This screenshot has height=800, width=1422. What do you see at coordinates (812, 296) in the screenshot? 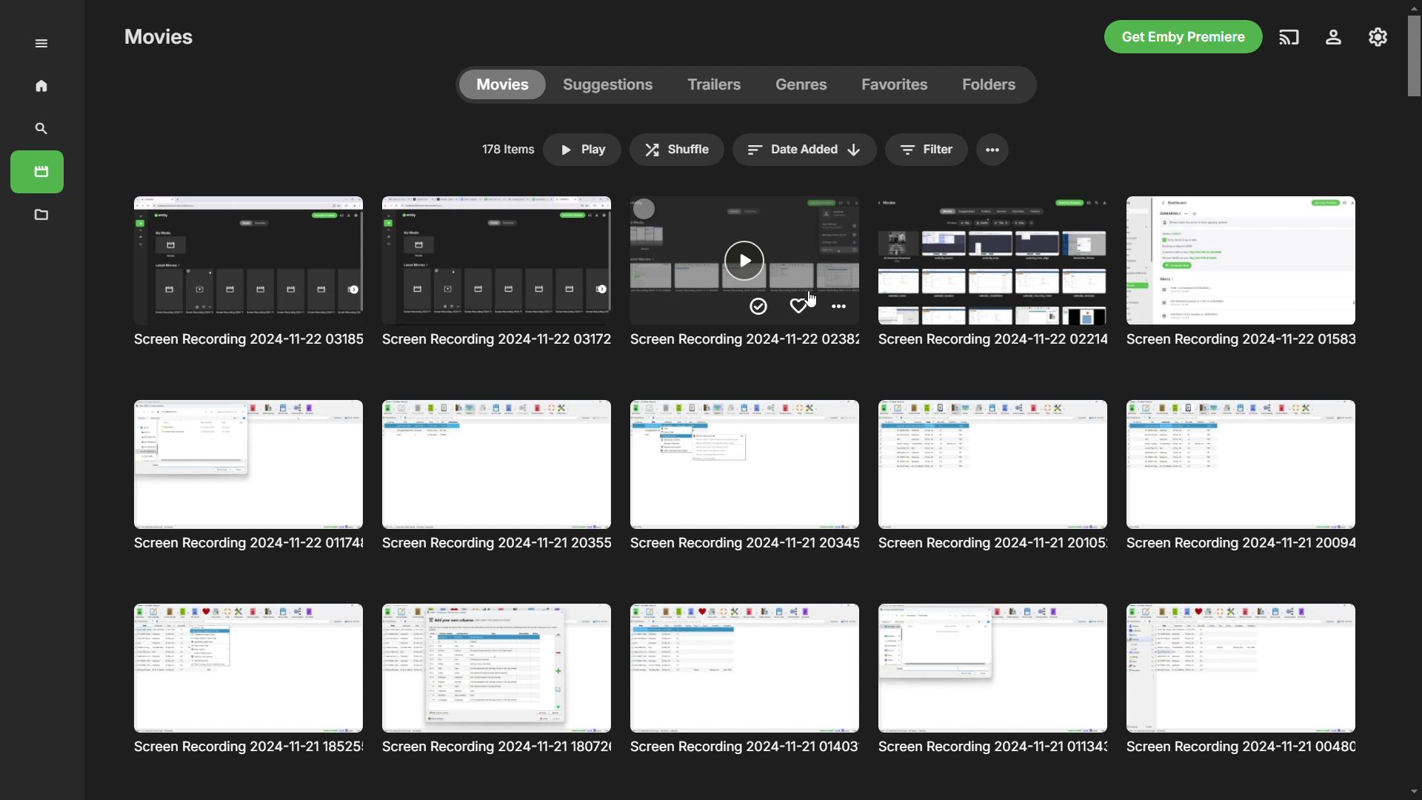
I see `cursor` at bounding box center [812, 296].